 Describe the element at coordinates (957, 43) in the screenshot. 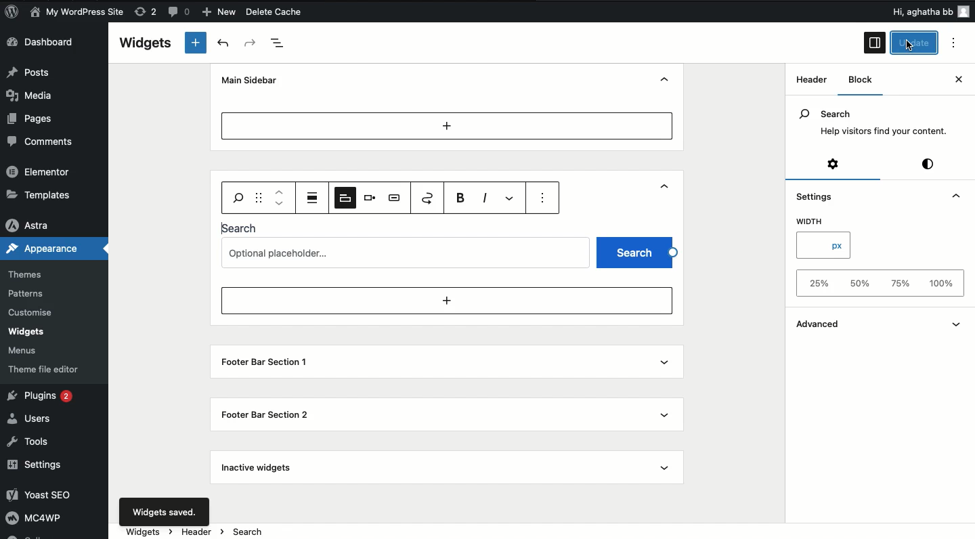

I see `Options` at that location.